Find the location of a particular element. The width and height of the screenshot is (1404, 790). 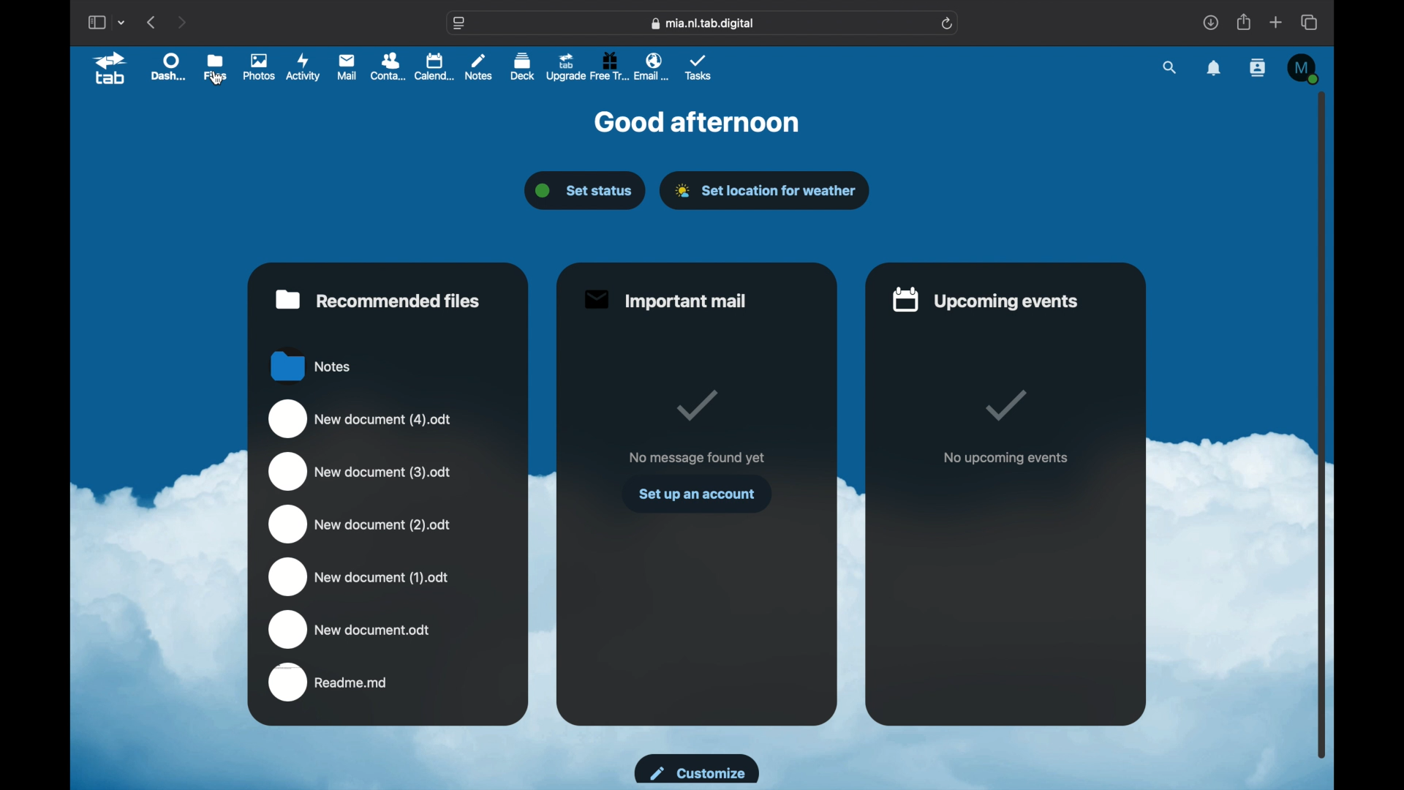

upgrade is located at coordinates (565, 67).